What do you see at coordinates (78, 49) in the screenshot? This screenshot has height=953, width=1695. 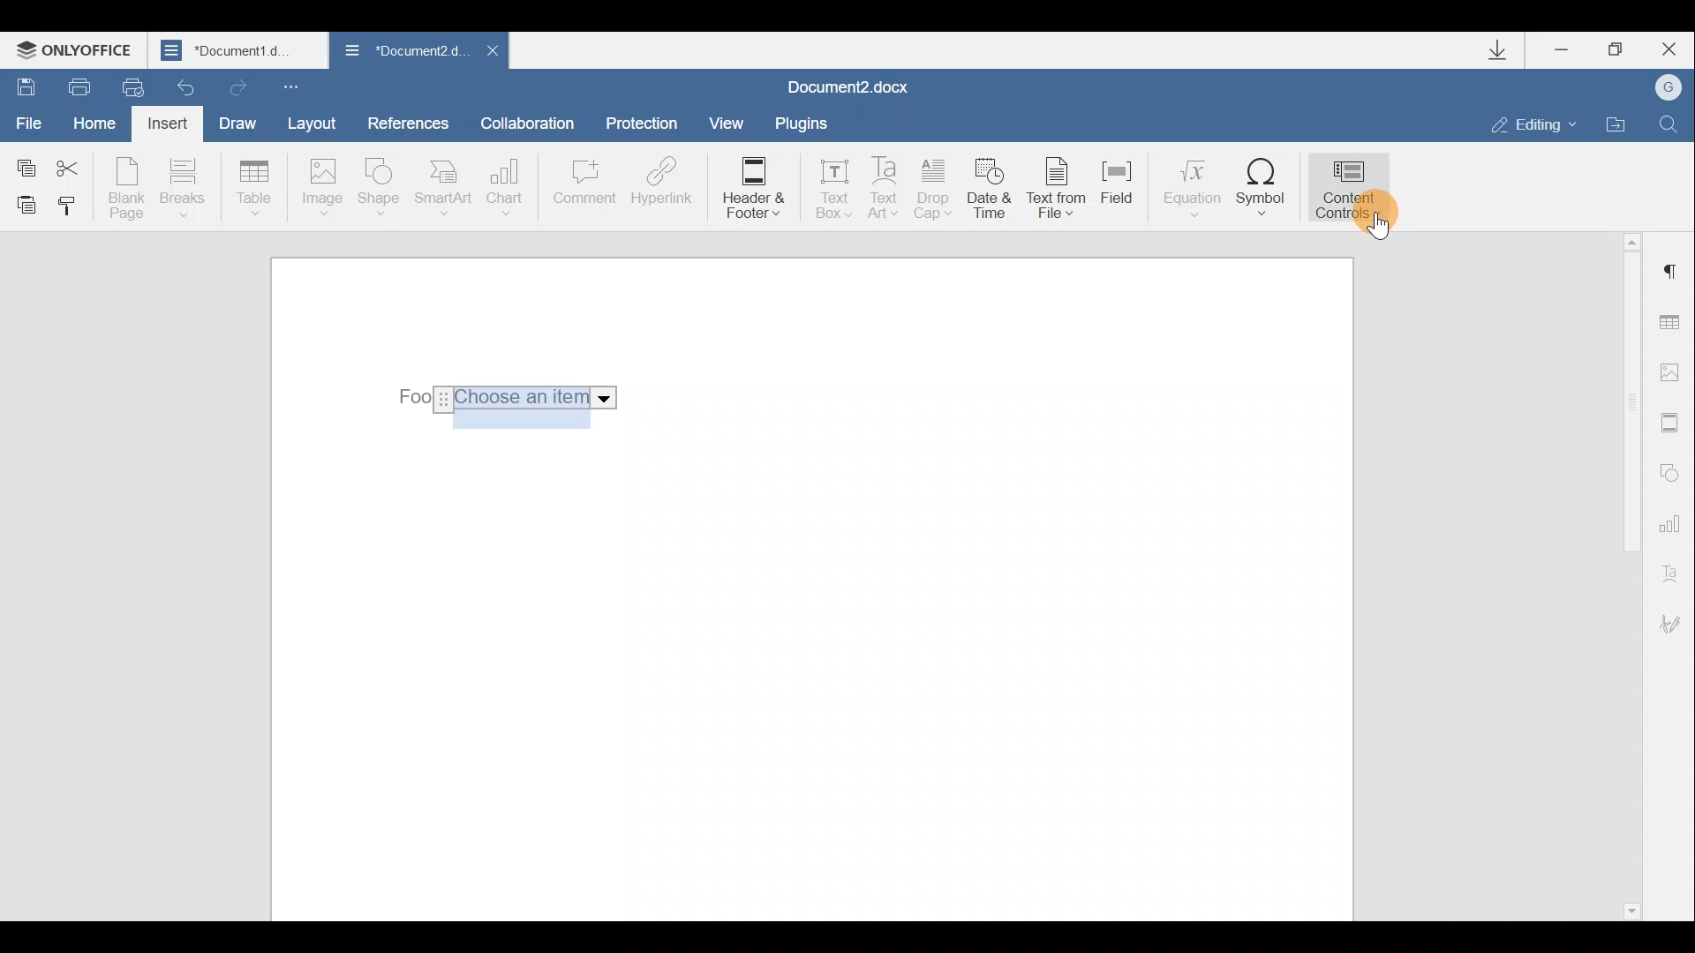 I see `ONLYOFFICE` at bounding box center [78, 49].